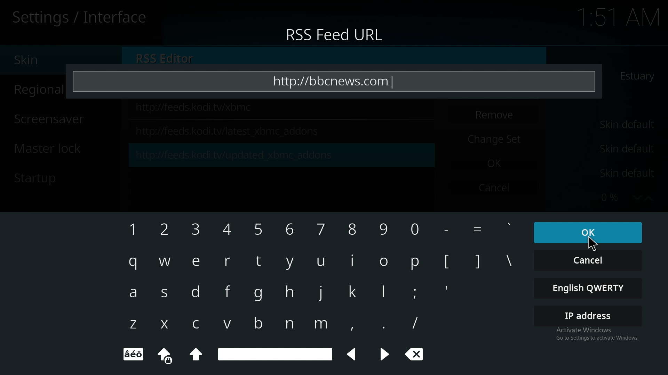 Image resolution: width=668 pixels, height=375 pixels. Describe the element at coordinates (259, 323) in the screenshot. I see `keyboard Input` at that location.